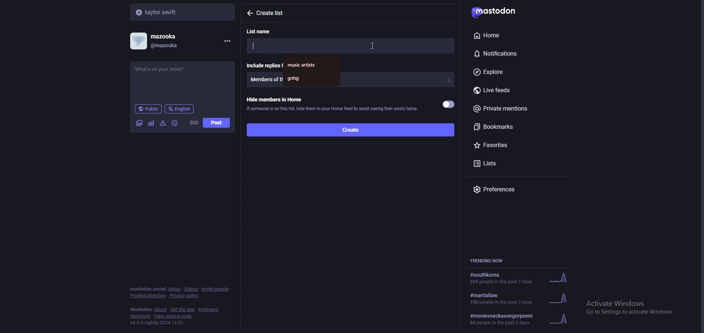  What do you see at coordinates (185, 296) in the screenshot?
I see `privacy policy` at bounding box center [185, 296].